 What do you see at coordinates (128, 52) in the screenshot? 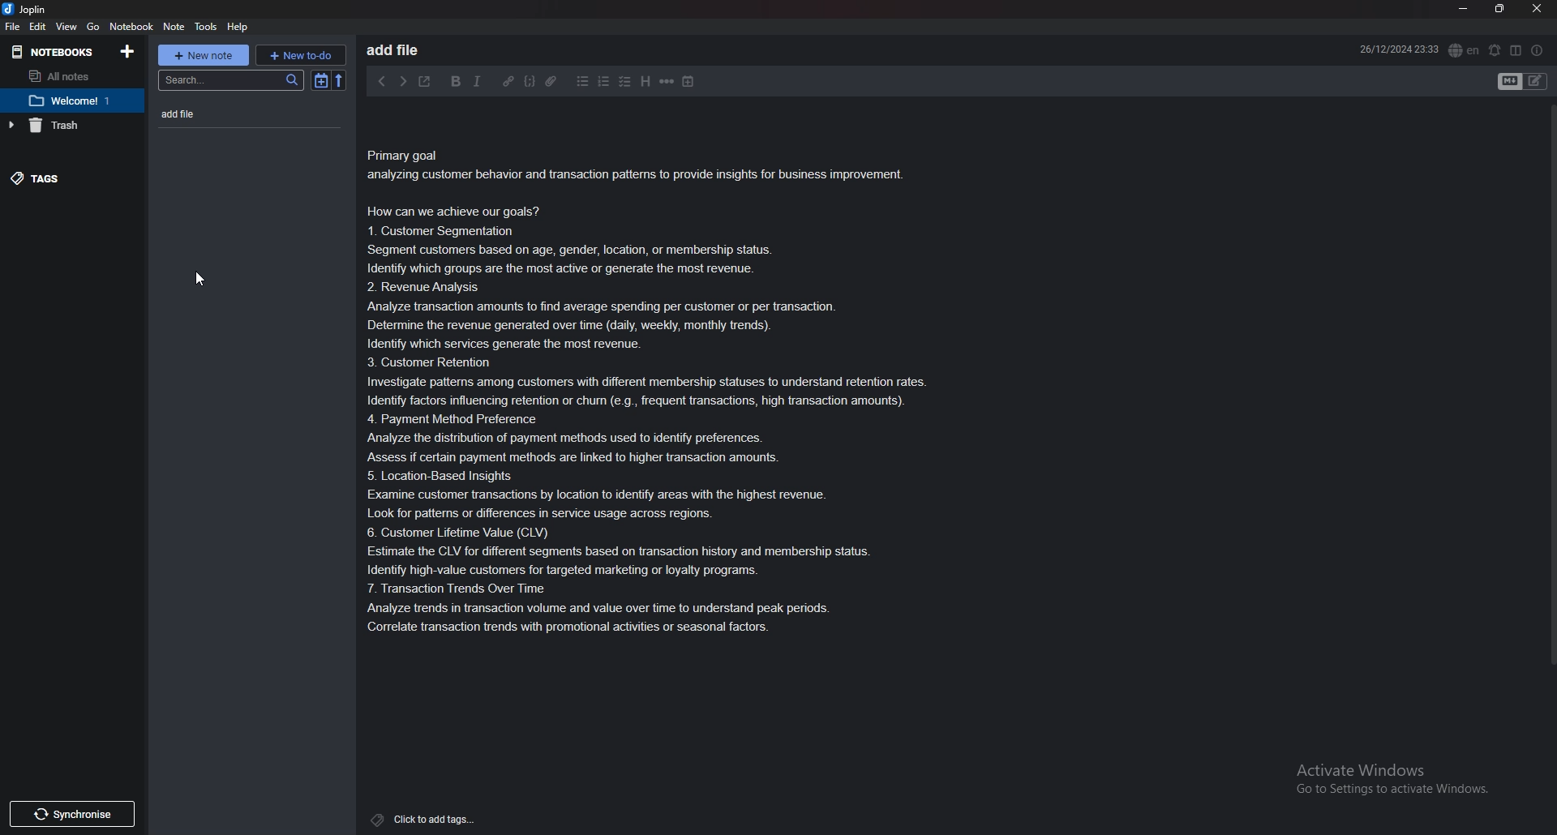
I see `Add notebooks` at bounding box center [128, 52].